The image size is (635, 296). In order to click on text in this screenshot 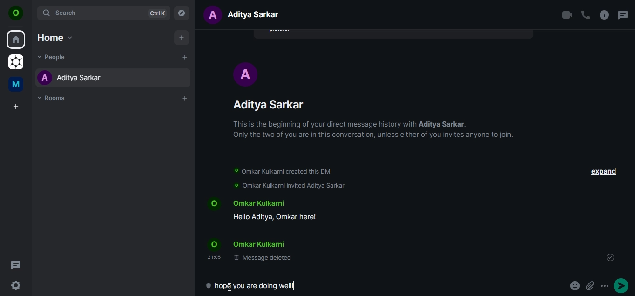, I will do `click(260, 285)`.